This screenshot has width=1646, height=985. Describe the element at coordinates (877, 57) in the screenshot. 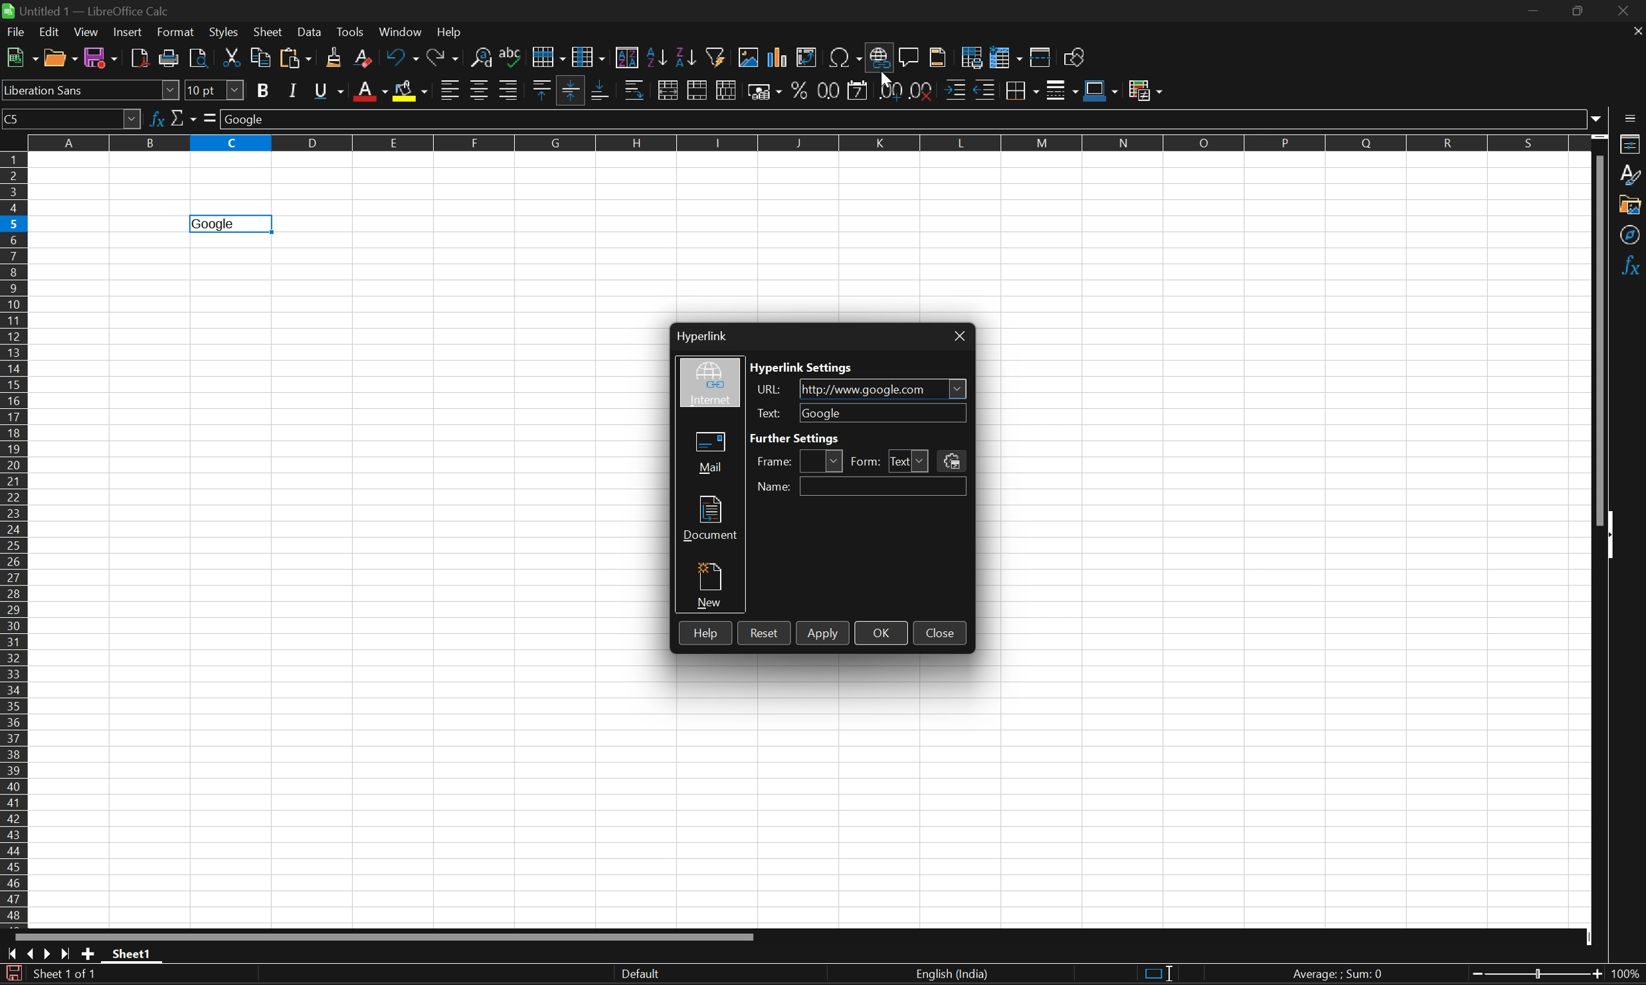

I see `Insert hyperlink` at that location.